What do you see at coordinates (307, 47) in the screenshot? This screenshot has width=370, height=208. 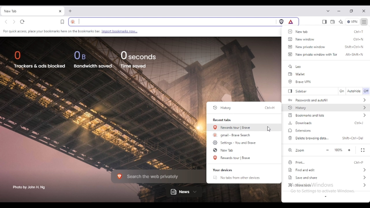 I see `new private window` at bounding box center [307, 47].